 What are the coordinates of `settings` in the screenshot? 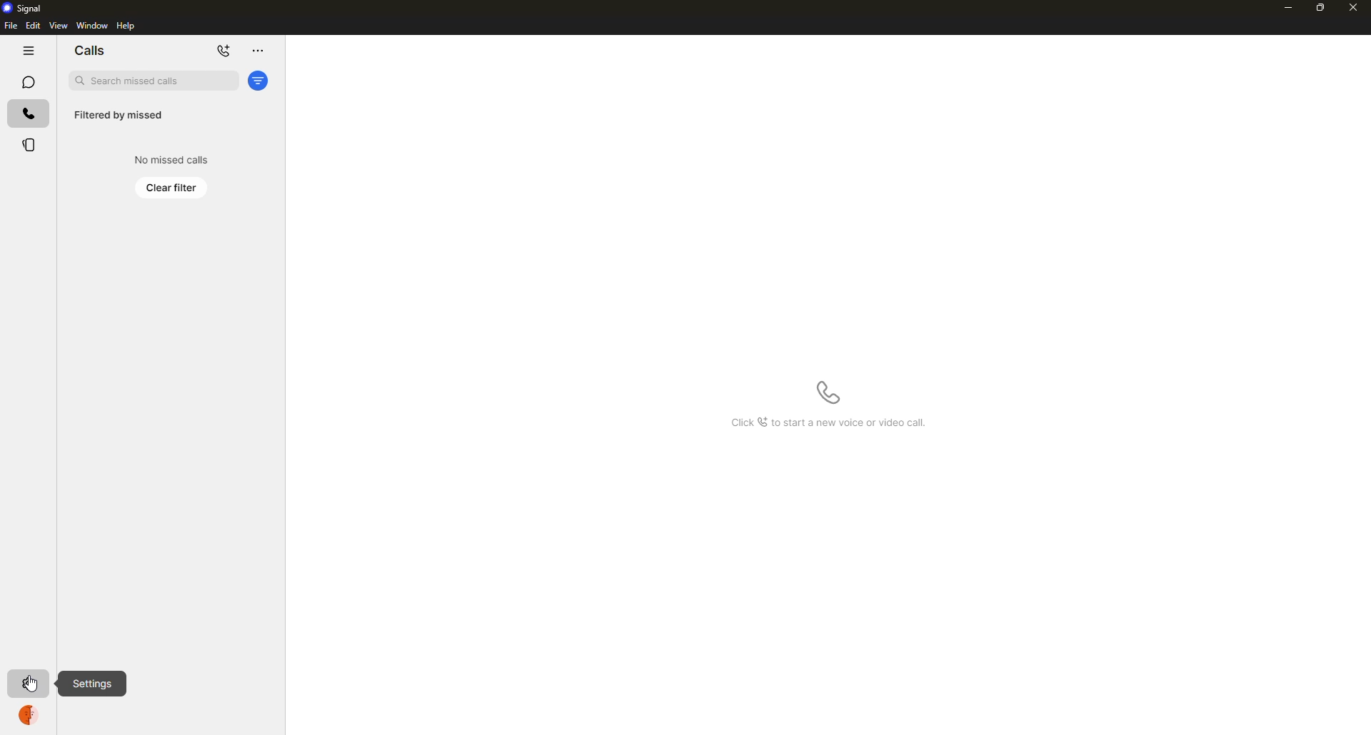 It's located at (92, 684).